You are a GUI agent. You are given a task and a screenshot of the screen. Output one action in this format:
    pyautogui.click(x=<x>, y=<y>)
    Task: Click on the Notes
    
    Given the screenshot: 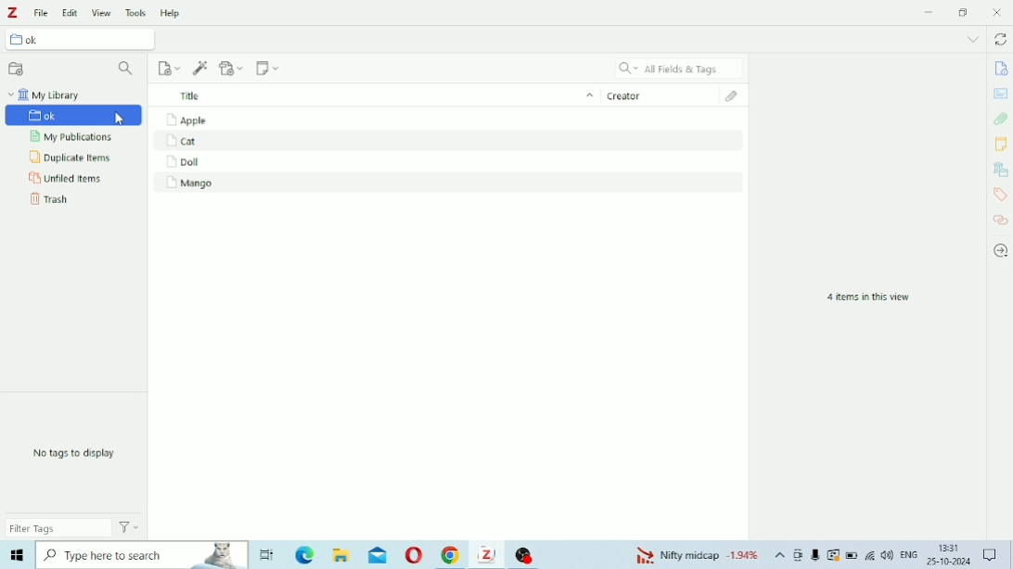 What is the action you would take?
    pyautogui.click(x=1001, y=144)
    